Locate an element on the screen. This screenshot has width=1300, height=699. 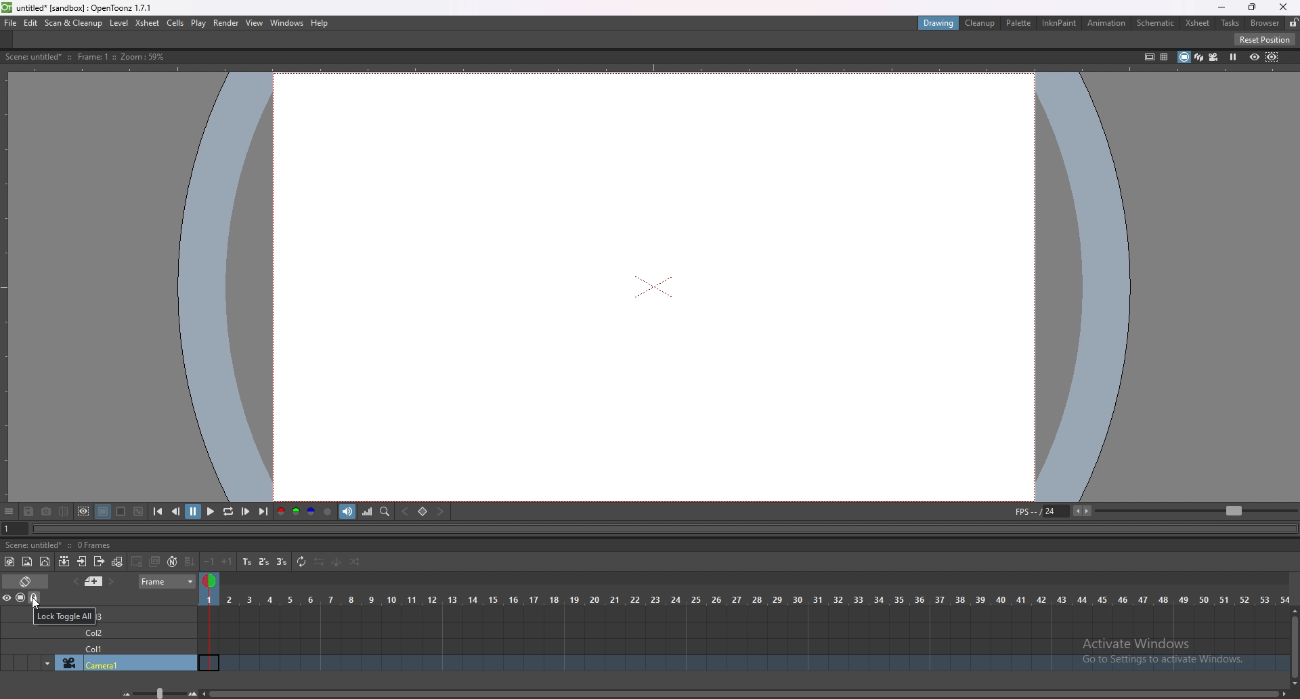
cells is located at coordinates (176, 24).